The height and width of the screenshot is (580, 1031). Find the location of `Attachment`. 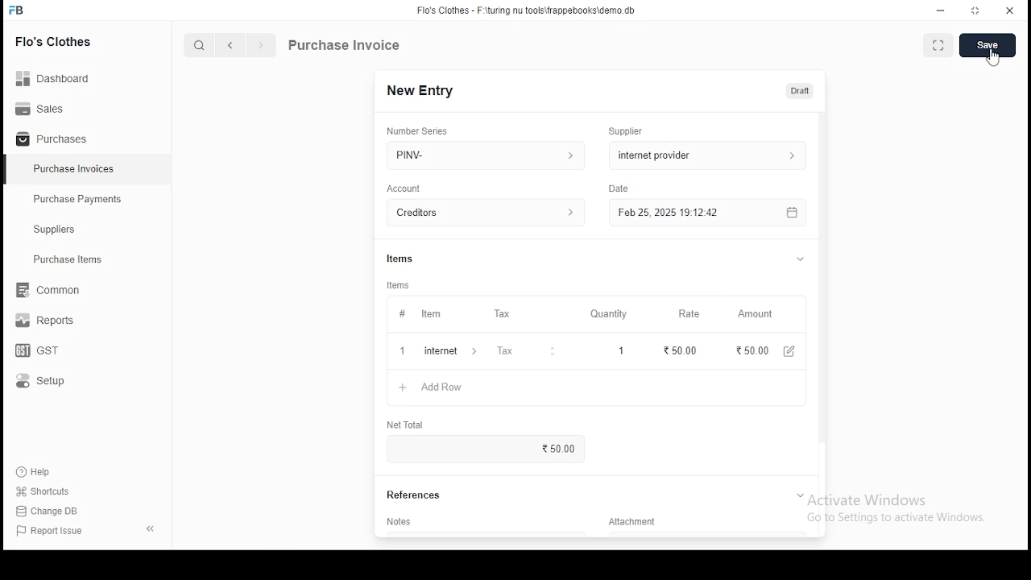

Attachment is located at coordinates (635, 524).